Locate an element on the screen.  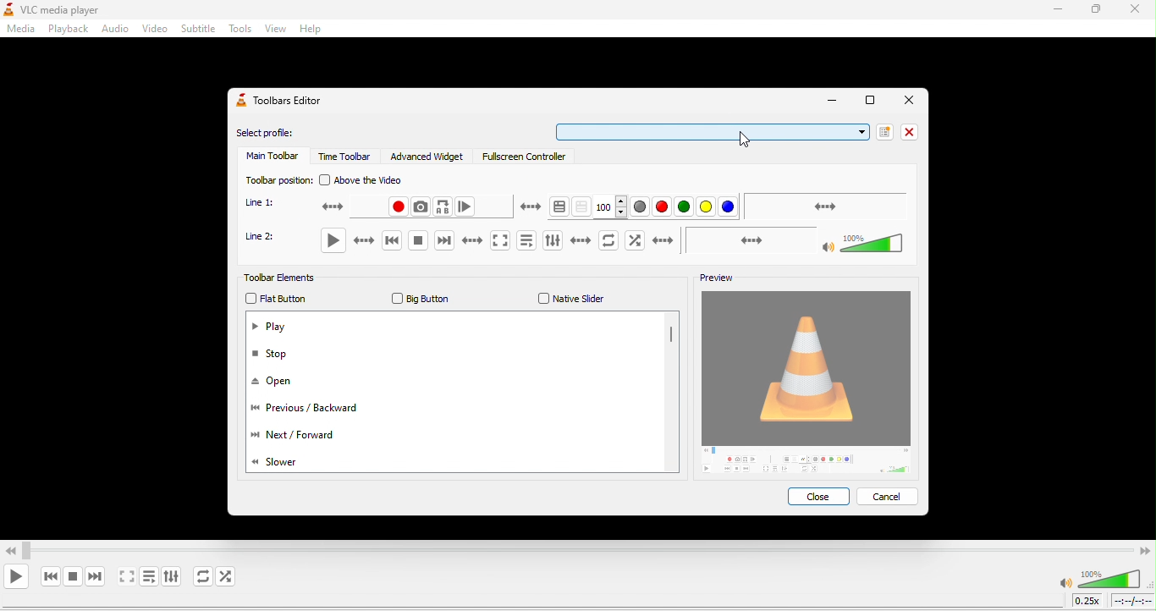
random is located at coordinates (232, 578).